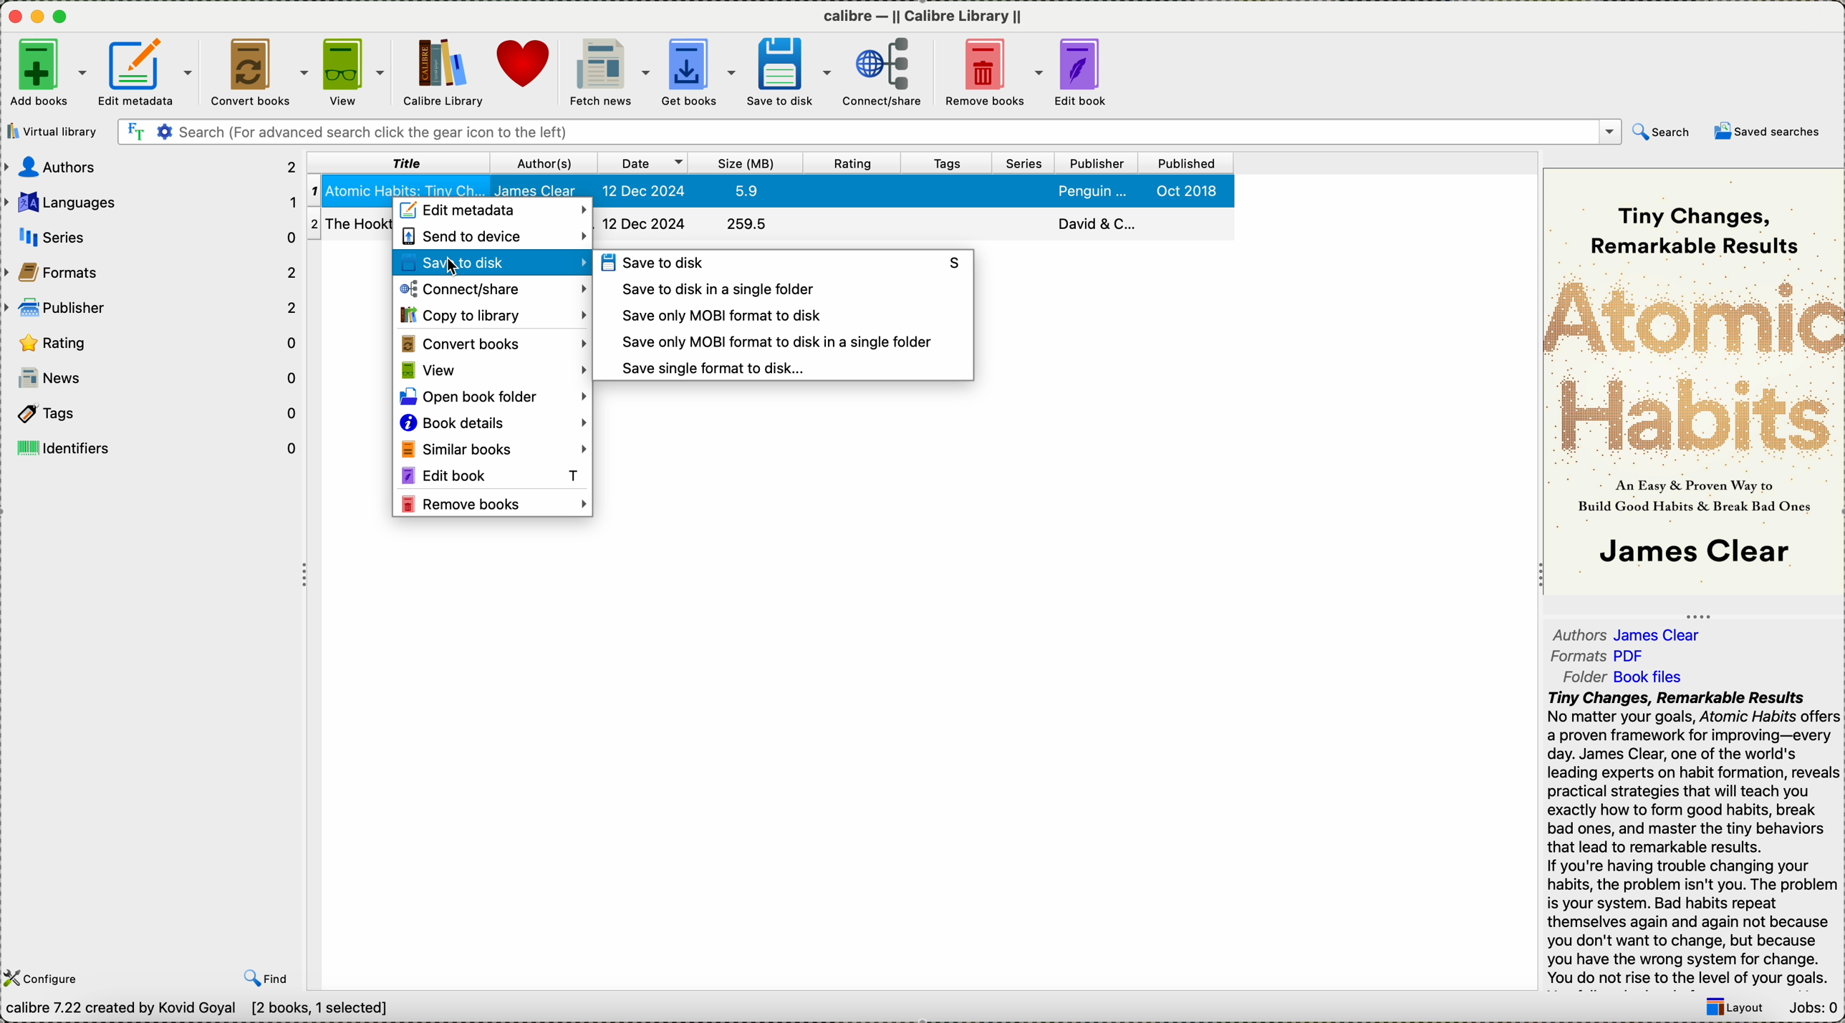  I want to click on tags, so click(946, 163).